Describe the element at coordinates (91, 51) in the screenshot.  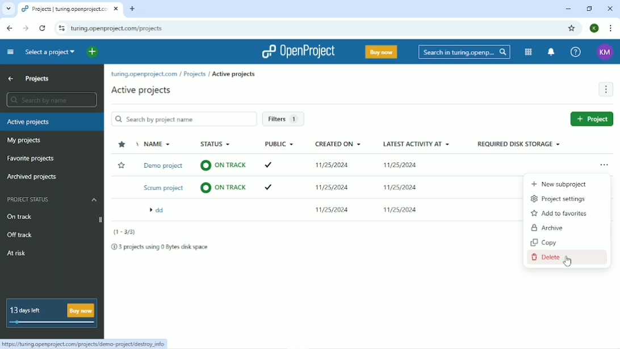
I see `Open quick add menu` at that location.